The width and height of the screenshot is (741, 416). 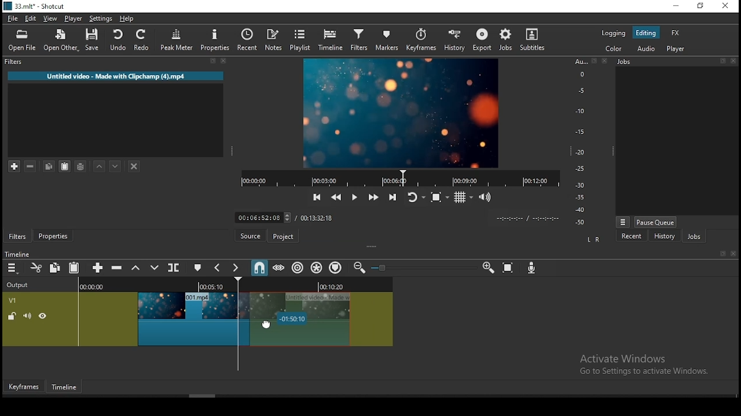 What do you see at coordinates (250, 235) in the screenshot?
I see `source` at bounding box center [250, 235].